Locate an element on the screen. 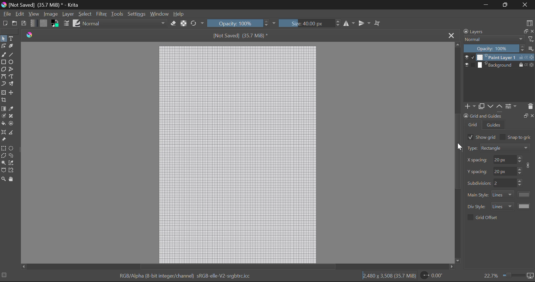 This screenshot has height=282, width=535. Increase or decrease is located at coordinates (521, 183).